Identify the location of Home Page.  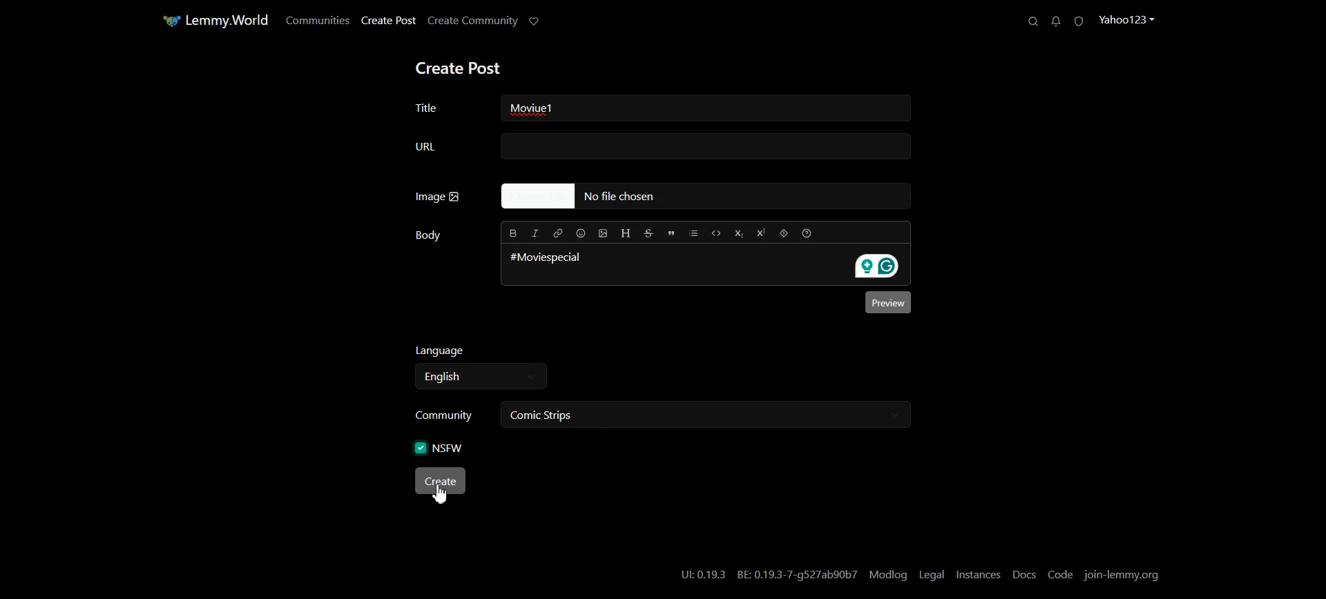
(207, 21).